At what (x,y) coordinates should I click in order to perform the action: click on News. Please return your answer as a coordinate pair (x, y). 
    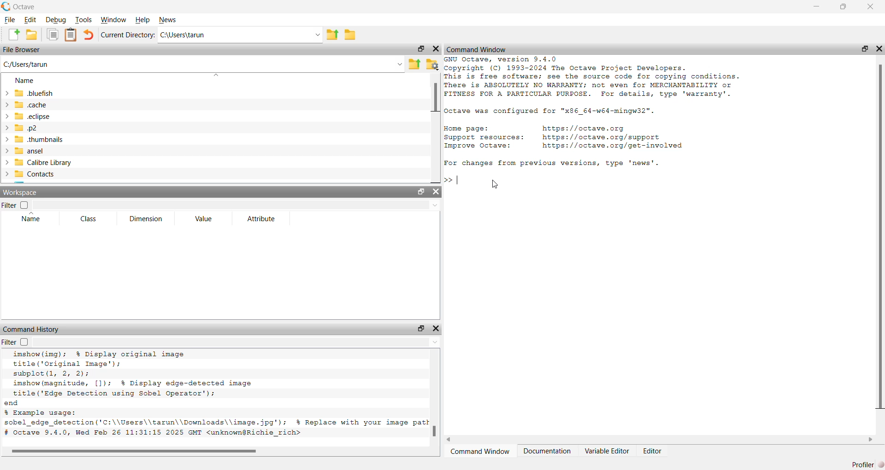
    Looking at the image, I should click on (168, 18).